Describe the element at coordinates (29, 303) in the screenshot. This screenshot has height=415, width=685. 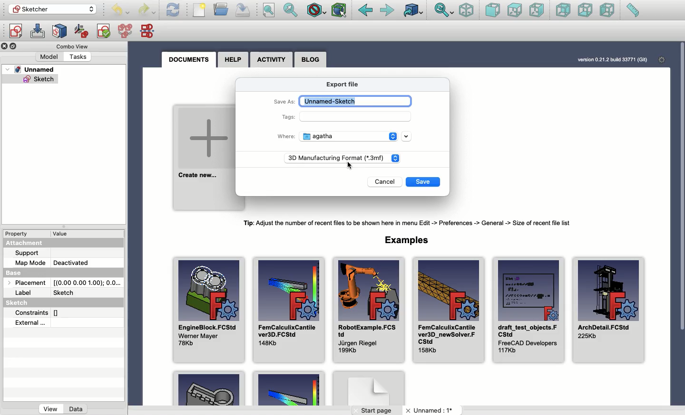
I see `Sketch` at that location.